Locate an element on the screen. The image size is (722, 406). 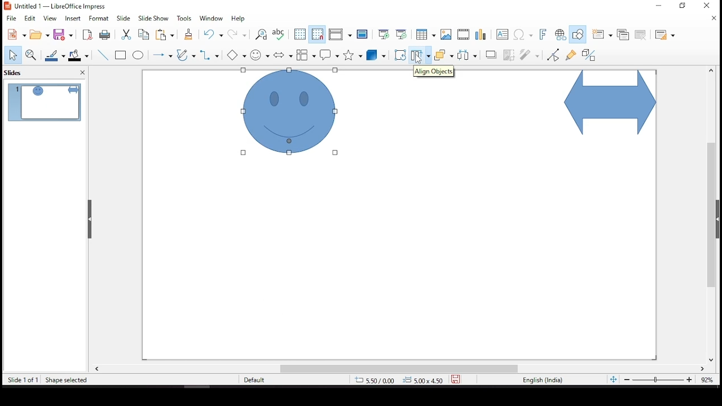
shape selected is located at coordinates (67, 379).